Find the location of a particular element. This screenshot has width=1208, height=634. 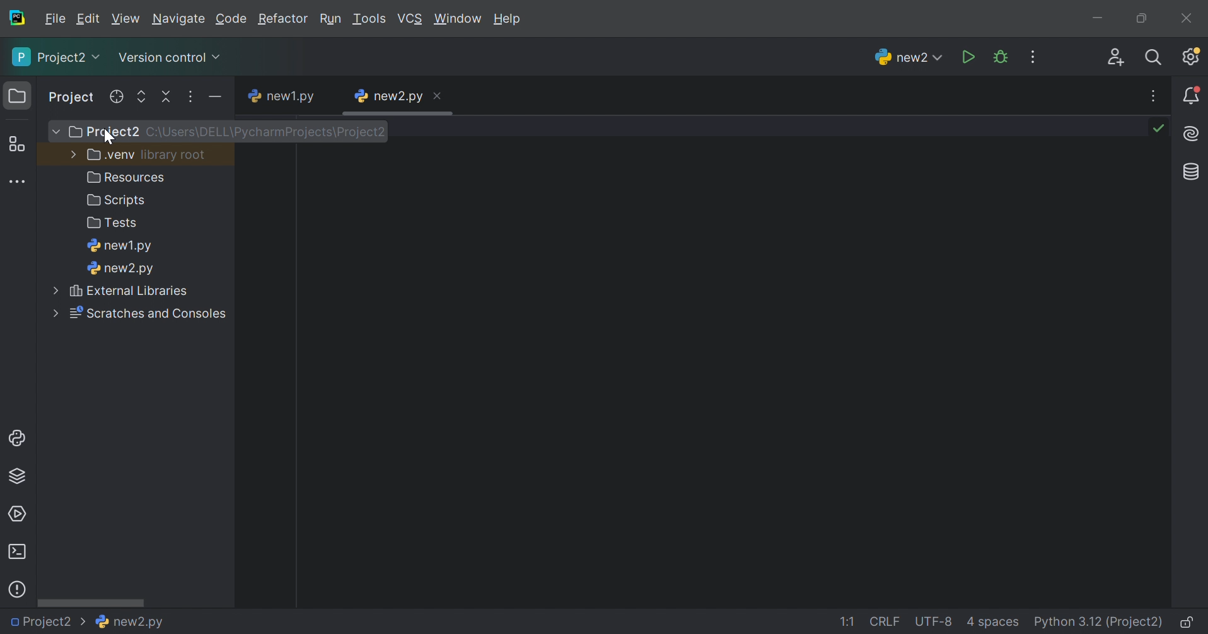

Problems is located at coordinates (19, 587).